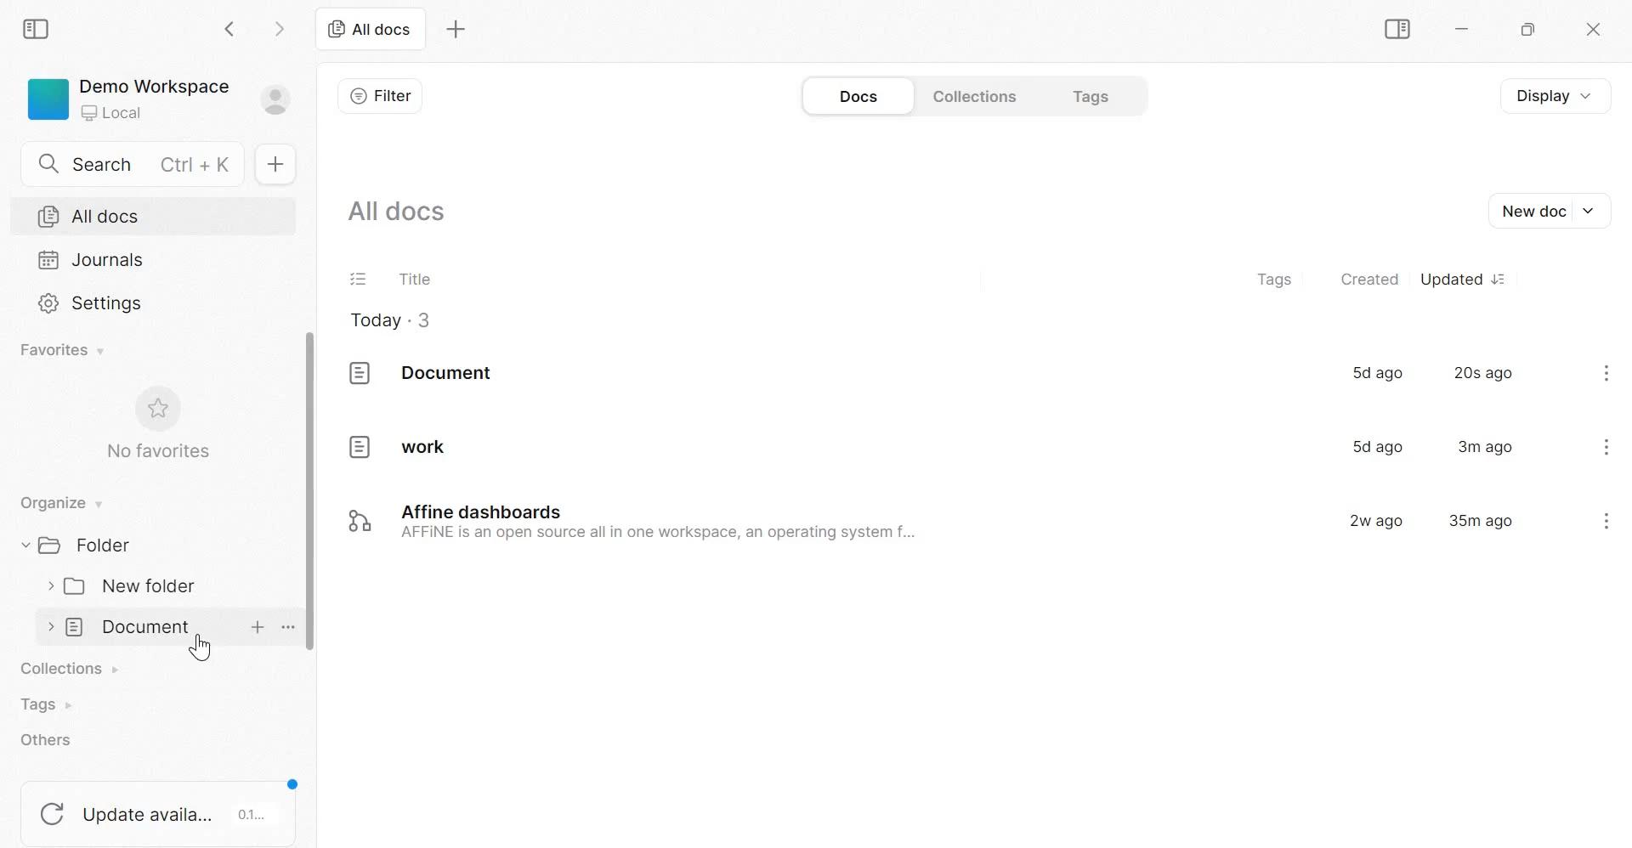 Image resolution: width=1632 pixels, height=848 pixels. Describe the element at coordinates (1397, 29) in the screenshot. I see `Sidebar Toggle` at that location.